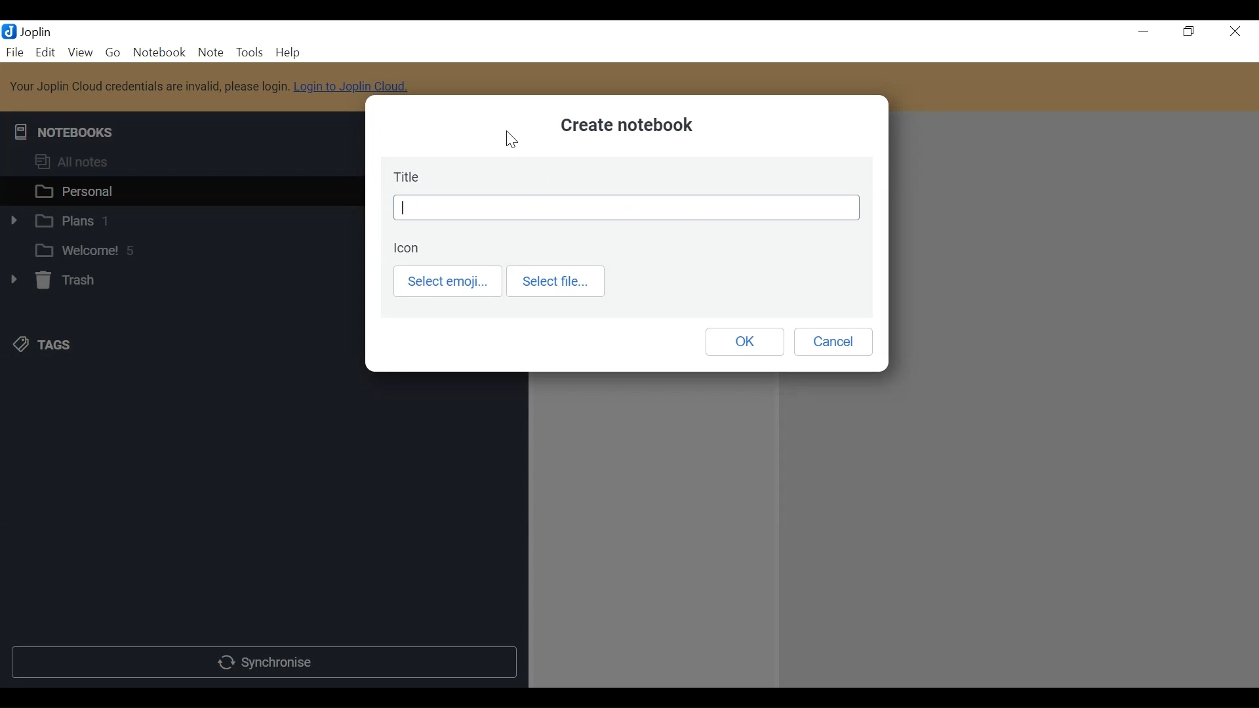  I want to click on plans 1 , so click(174, 219).